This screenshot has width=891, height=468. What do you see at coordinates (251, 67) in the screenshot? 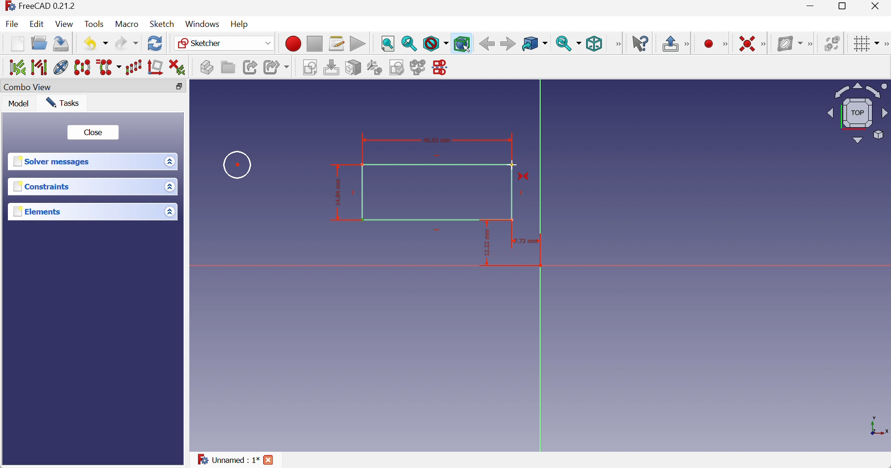
I see `Make link` at bounding box center [251, 67].